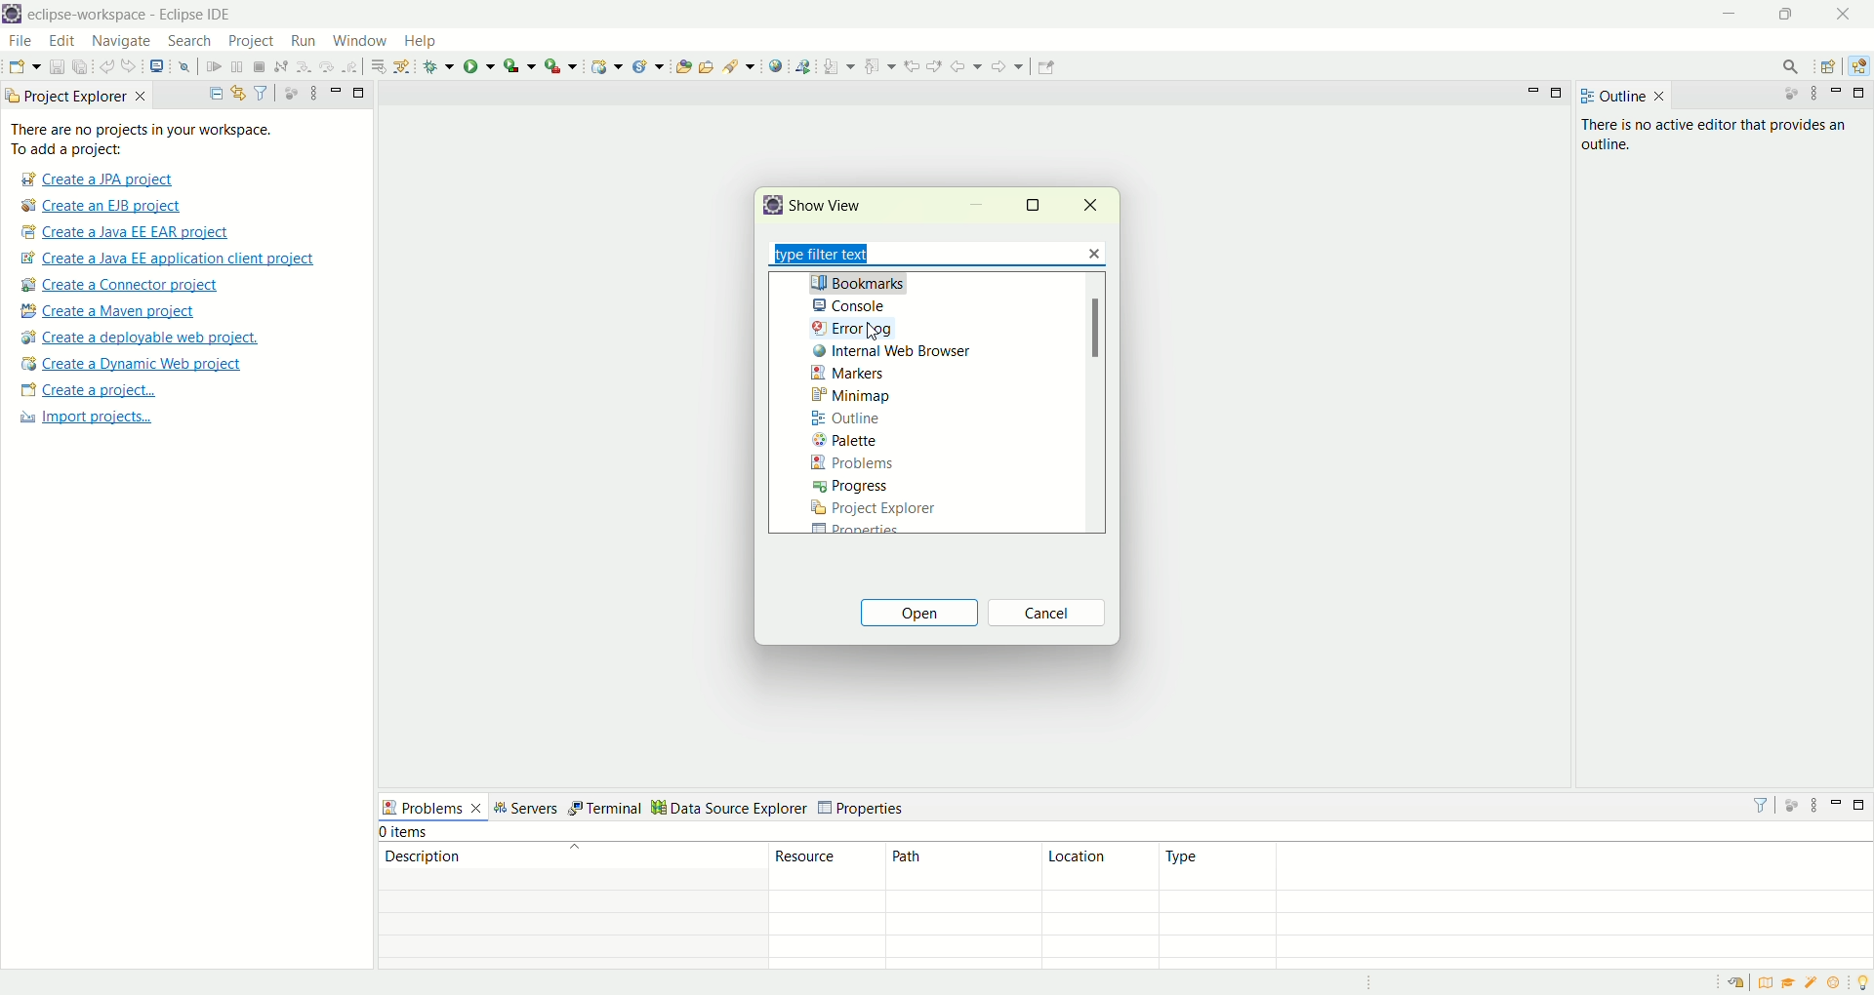 The width and height of the screenshot is (1874, 995). What do you see at coordinates (977, 204) in the screenshot?
I see `minimize` at bounding box center [977, 204].